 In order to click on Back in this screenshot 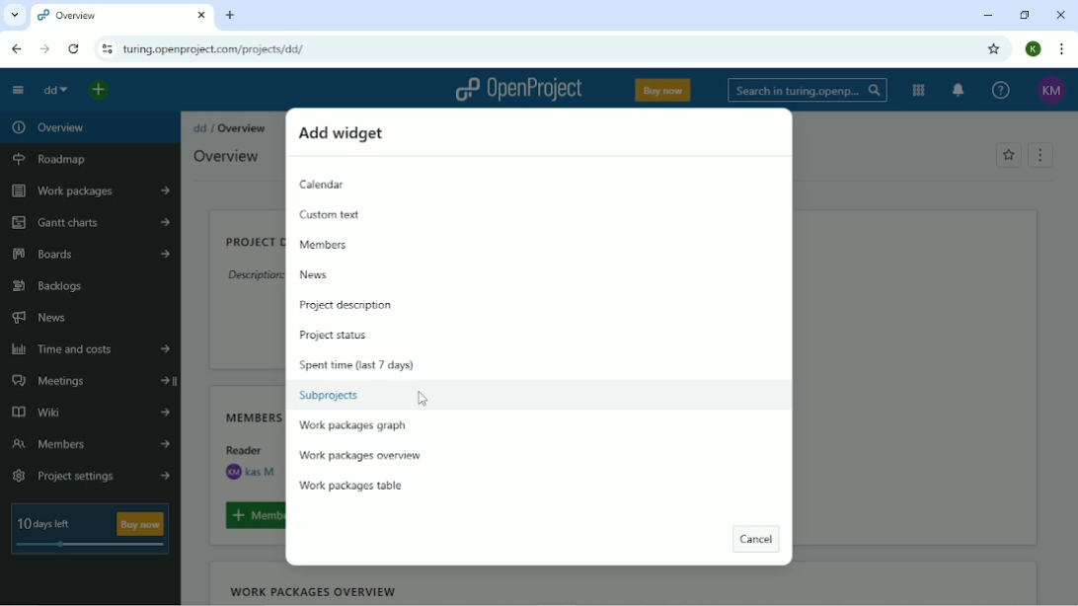, I will do `click(18, 48)`.